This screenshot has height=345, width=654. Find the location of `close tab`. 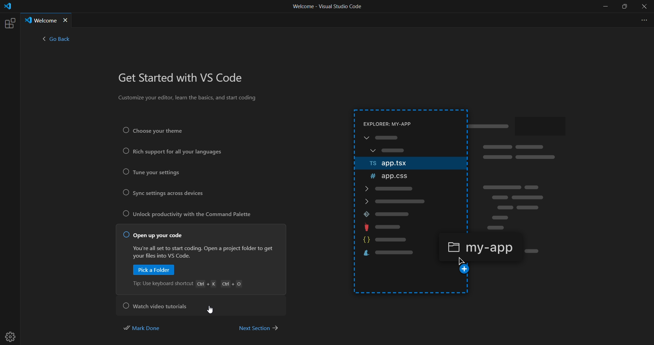

close tab is located at coordinates (66, 20).